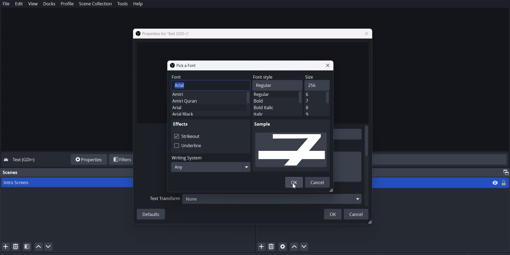 This screenshot has height=255, width=510. What do you see at coordinates (366, 34) in the screenshot?
I see `Close` at bounding box center [366, 34].